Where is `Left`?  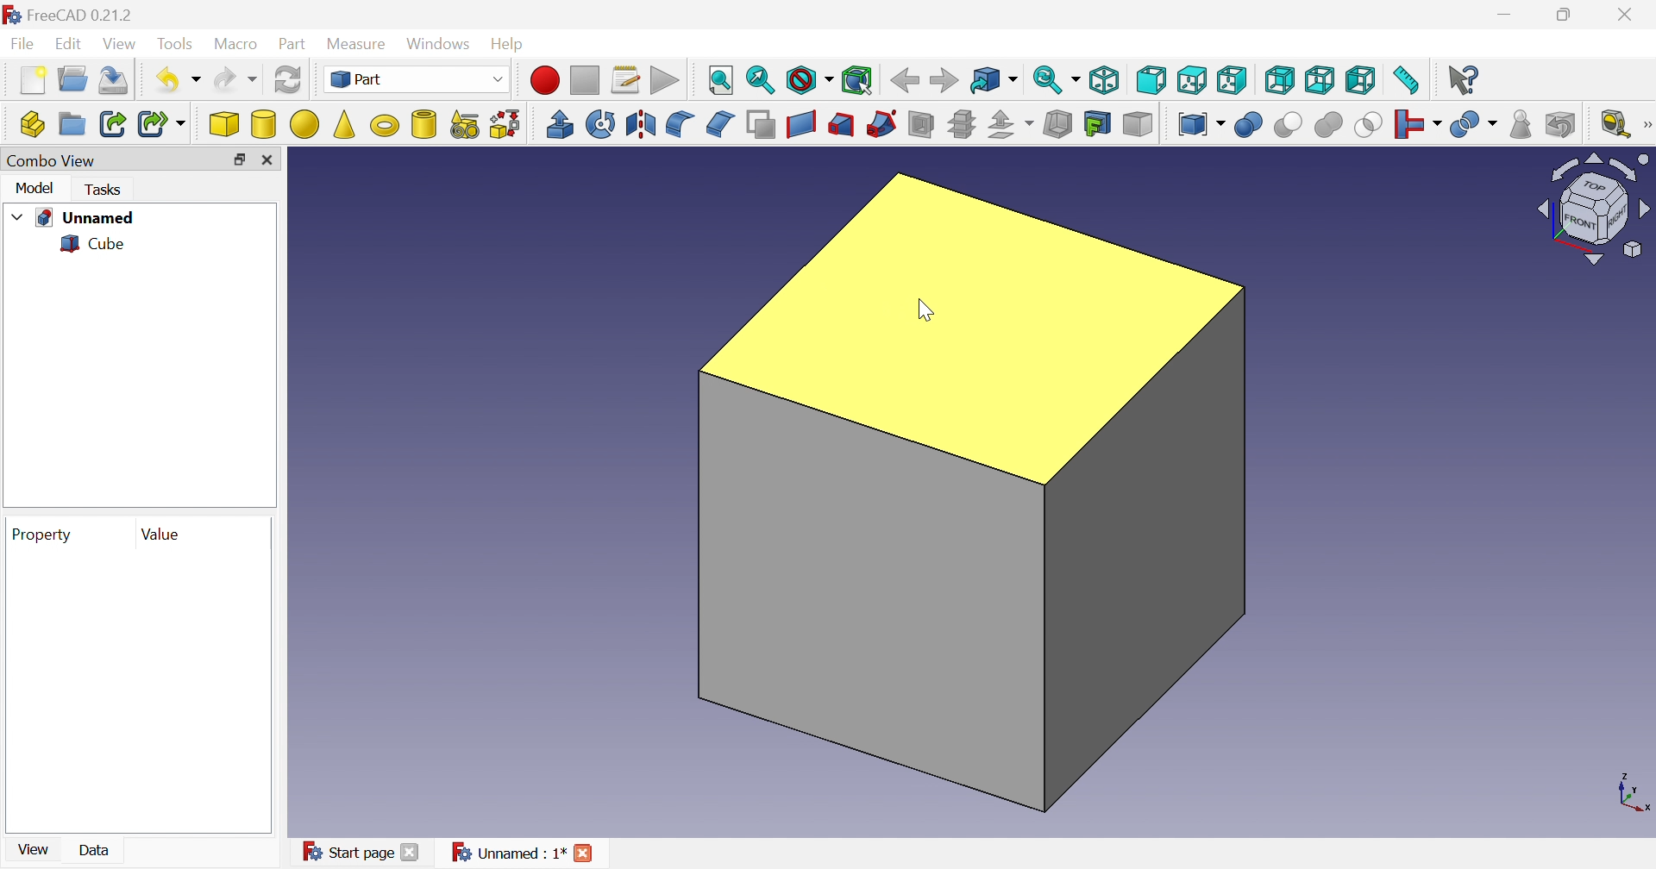 Left is located at coordinates (1361, 81).